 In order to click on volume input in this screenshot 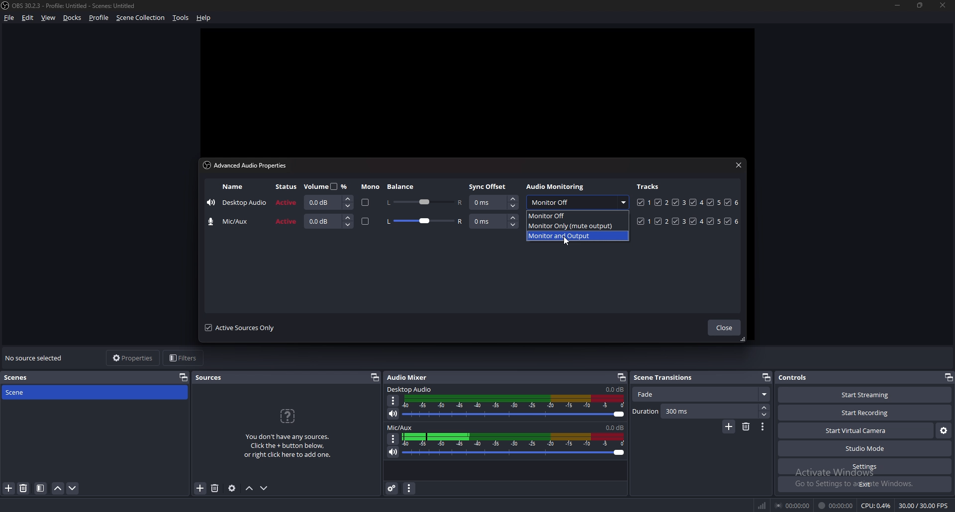, I will do `click(329, 221)`.